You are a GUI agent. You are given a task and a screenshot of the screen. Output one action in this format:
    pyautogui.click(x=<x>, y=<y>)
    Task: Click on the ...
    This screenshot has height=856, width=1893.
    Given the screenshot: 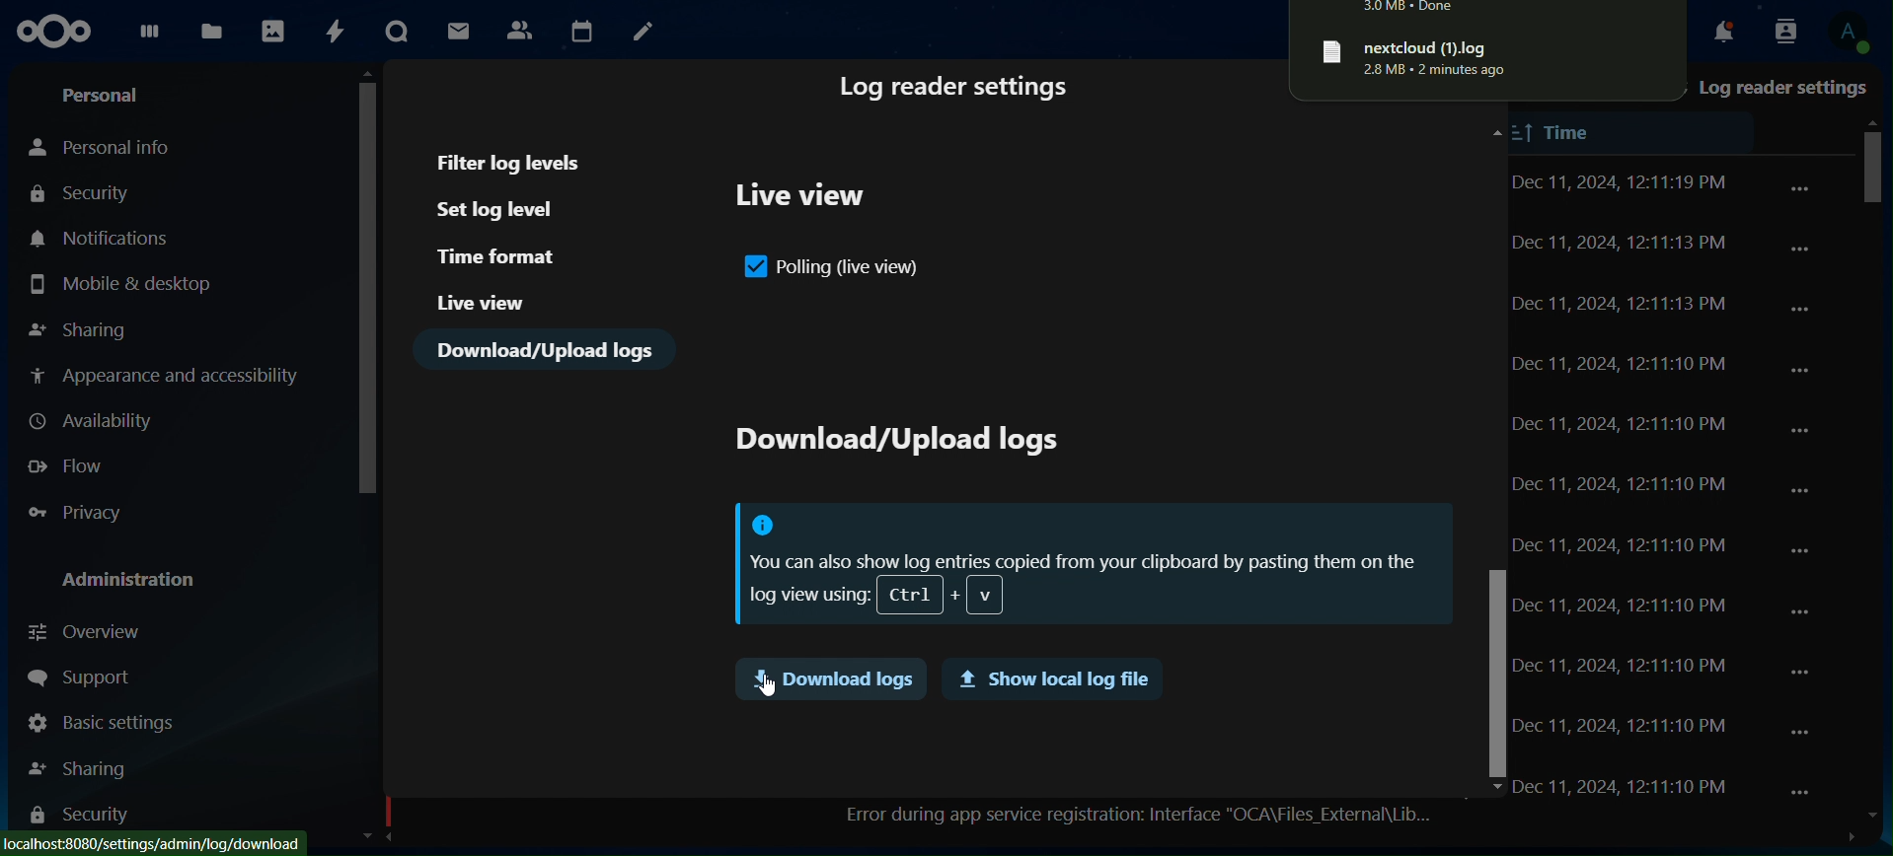 What is the action you would take?
    pyautogui.click(x=1804, y=308)
    